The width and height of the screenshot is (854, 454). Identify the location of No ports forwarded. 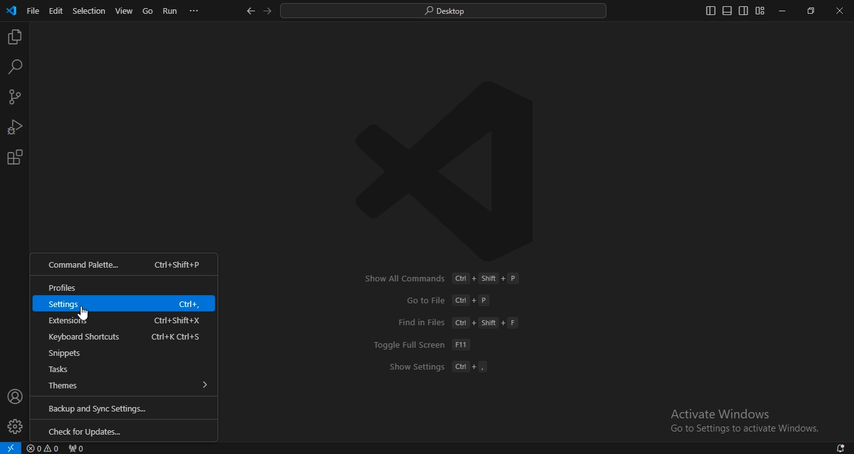
(79, 447).